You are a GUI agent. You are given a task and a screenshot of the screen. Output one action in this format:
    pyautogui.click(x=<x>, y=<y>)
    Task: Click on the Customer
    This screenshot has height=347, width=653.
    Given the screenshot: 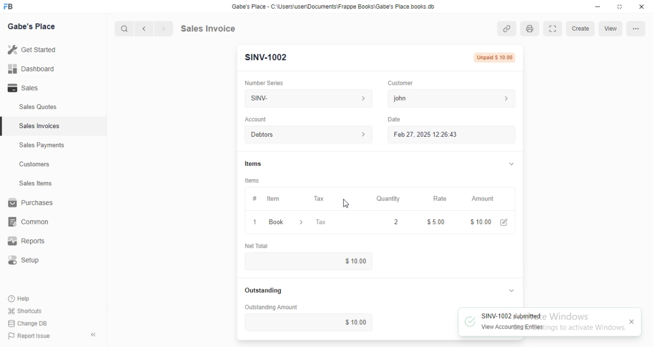 What is the action you would take?
    pyautogui.click(x=400, y=83)
    